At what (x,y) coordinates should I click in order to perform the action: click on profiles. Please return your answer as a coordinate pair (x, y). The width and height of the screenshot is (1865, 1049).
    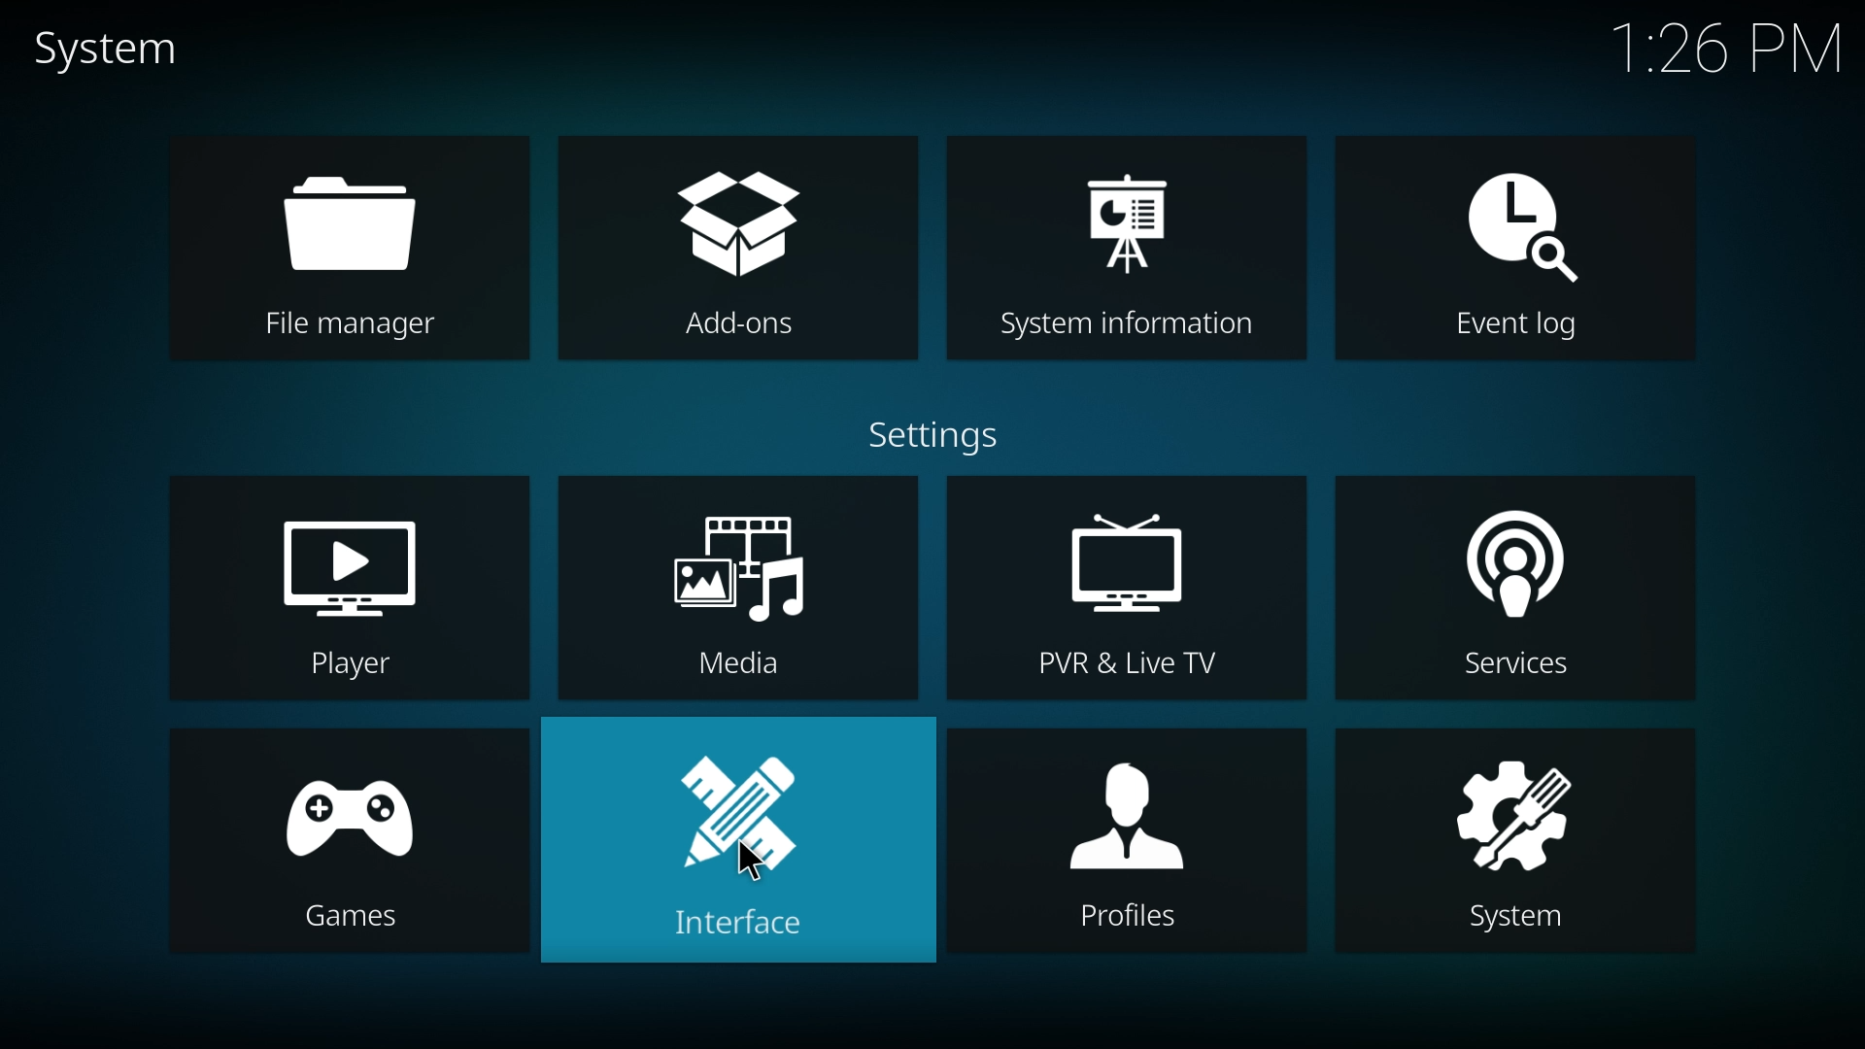
    Looking at the image, I should click on (1128, 843).